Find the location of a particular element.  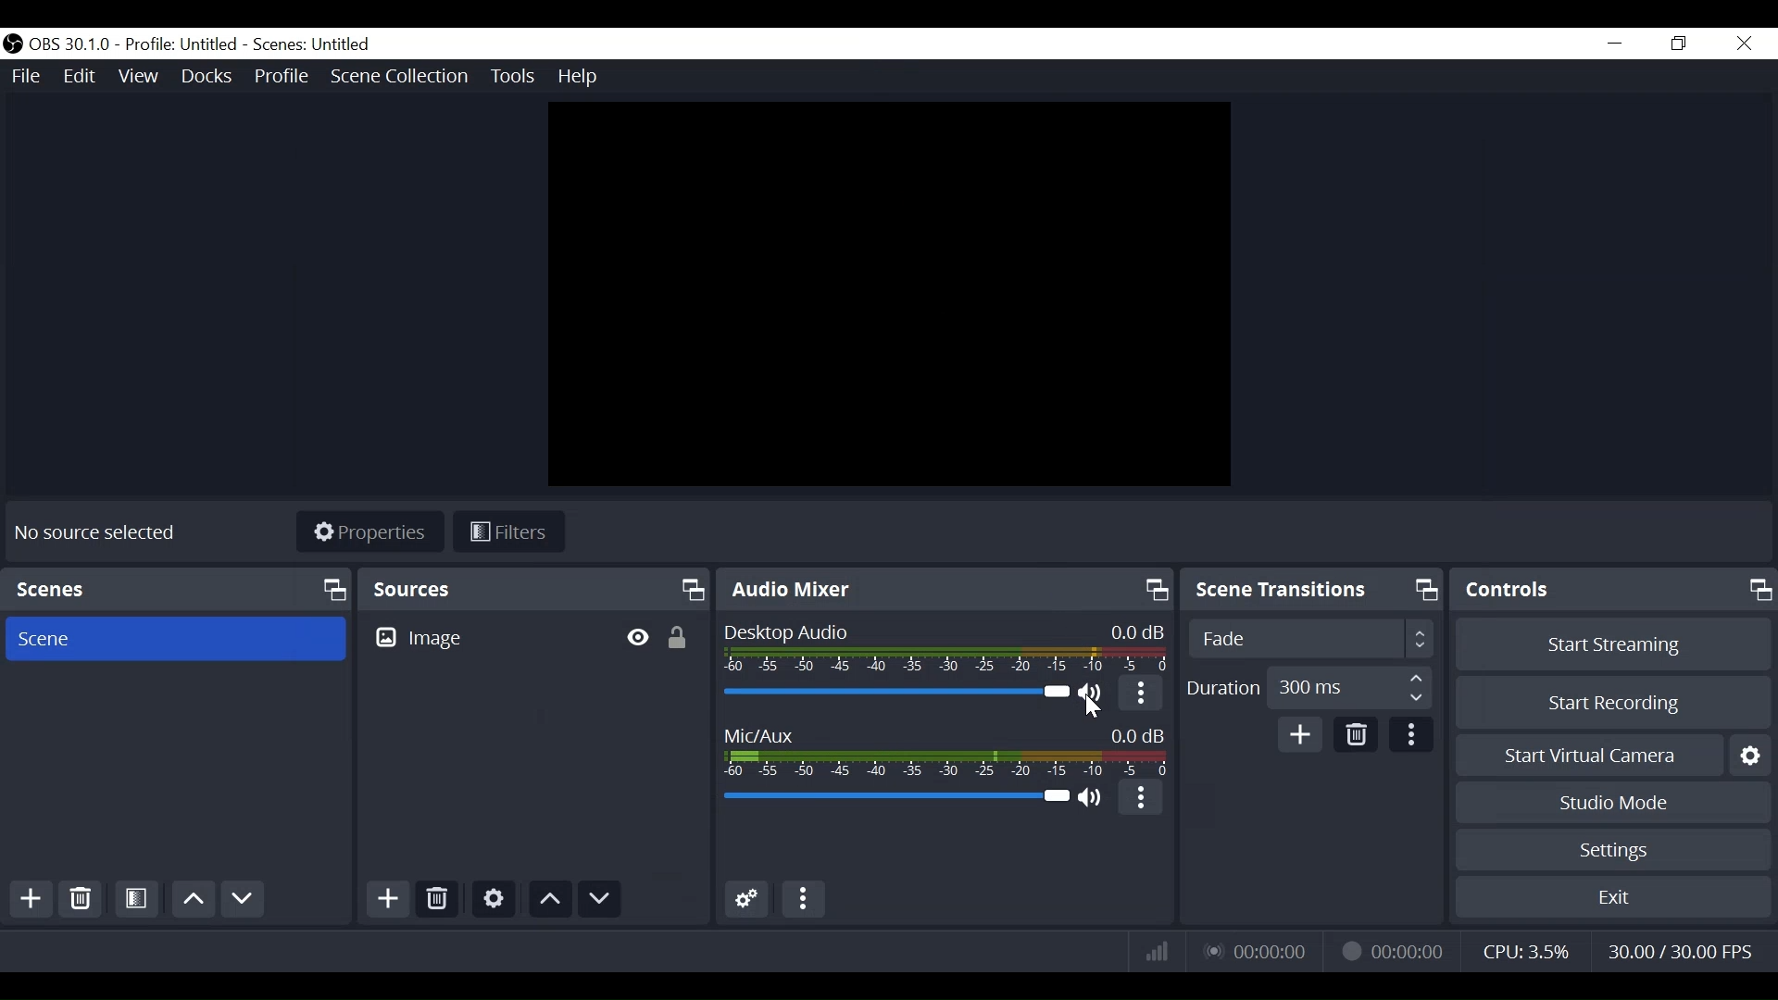

Audio Mixer is located at coordinates (947, 589).